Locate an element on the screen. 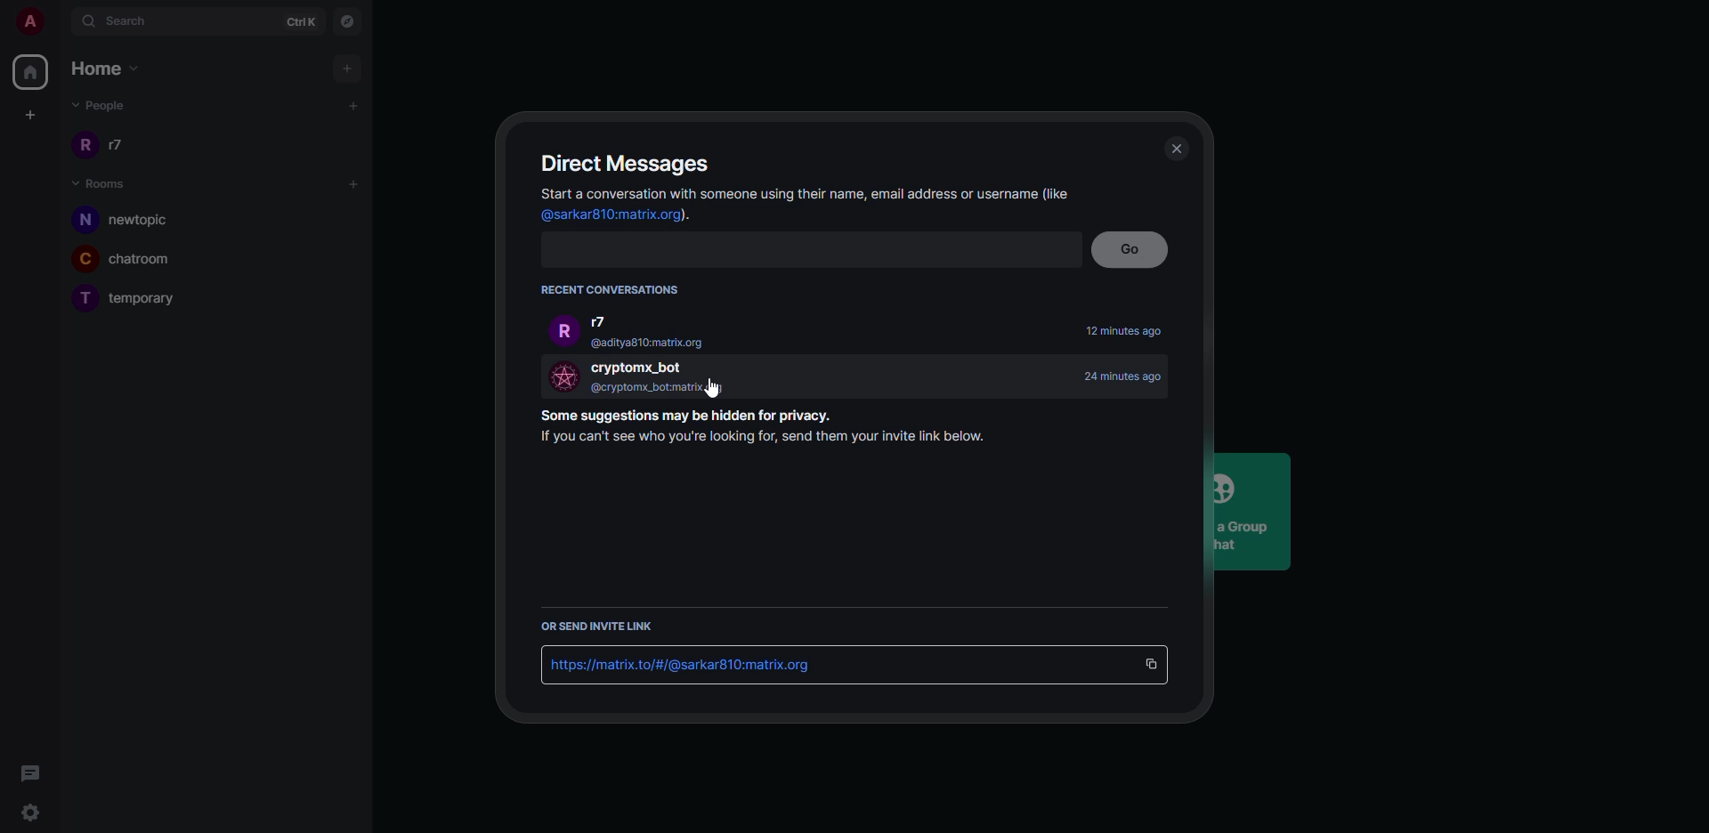 The image size is (1709, 833). r7 is located at coordinates (124, 144).